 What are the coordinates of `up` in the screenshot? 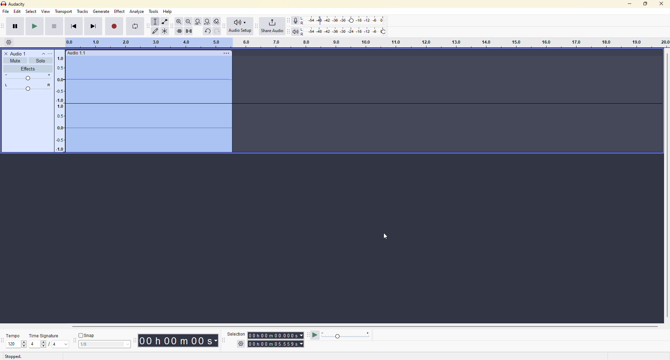 It's located at (24, 342).